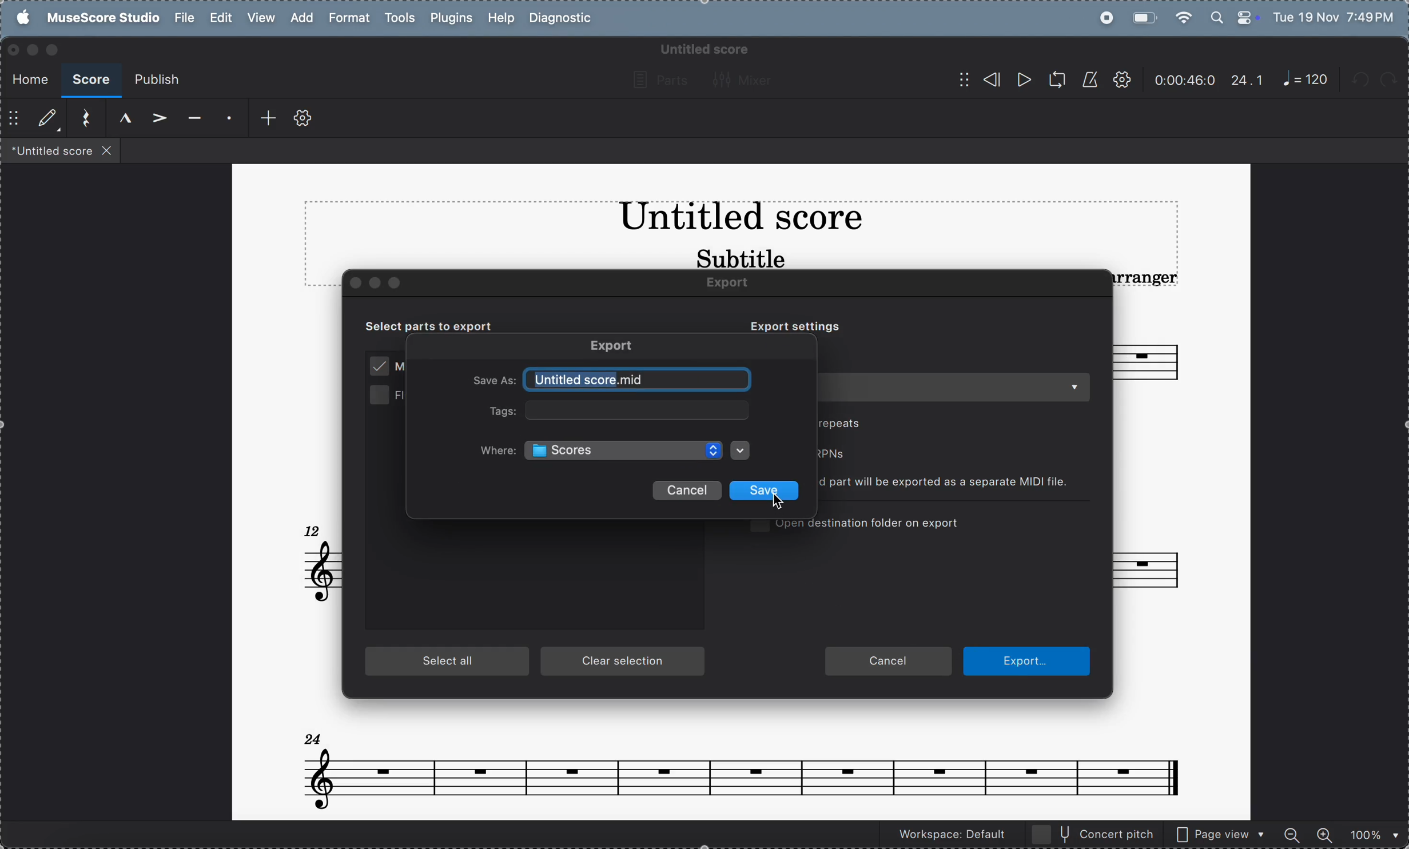 The height and width of the screenshot is (849, 1409). What do you see at coordinates (1234, 16) in the screenshot?
I see `apple widgets` at bounding box center [1234, 16].